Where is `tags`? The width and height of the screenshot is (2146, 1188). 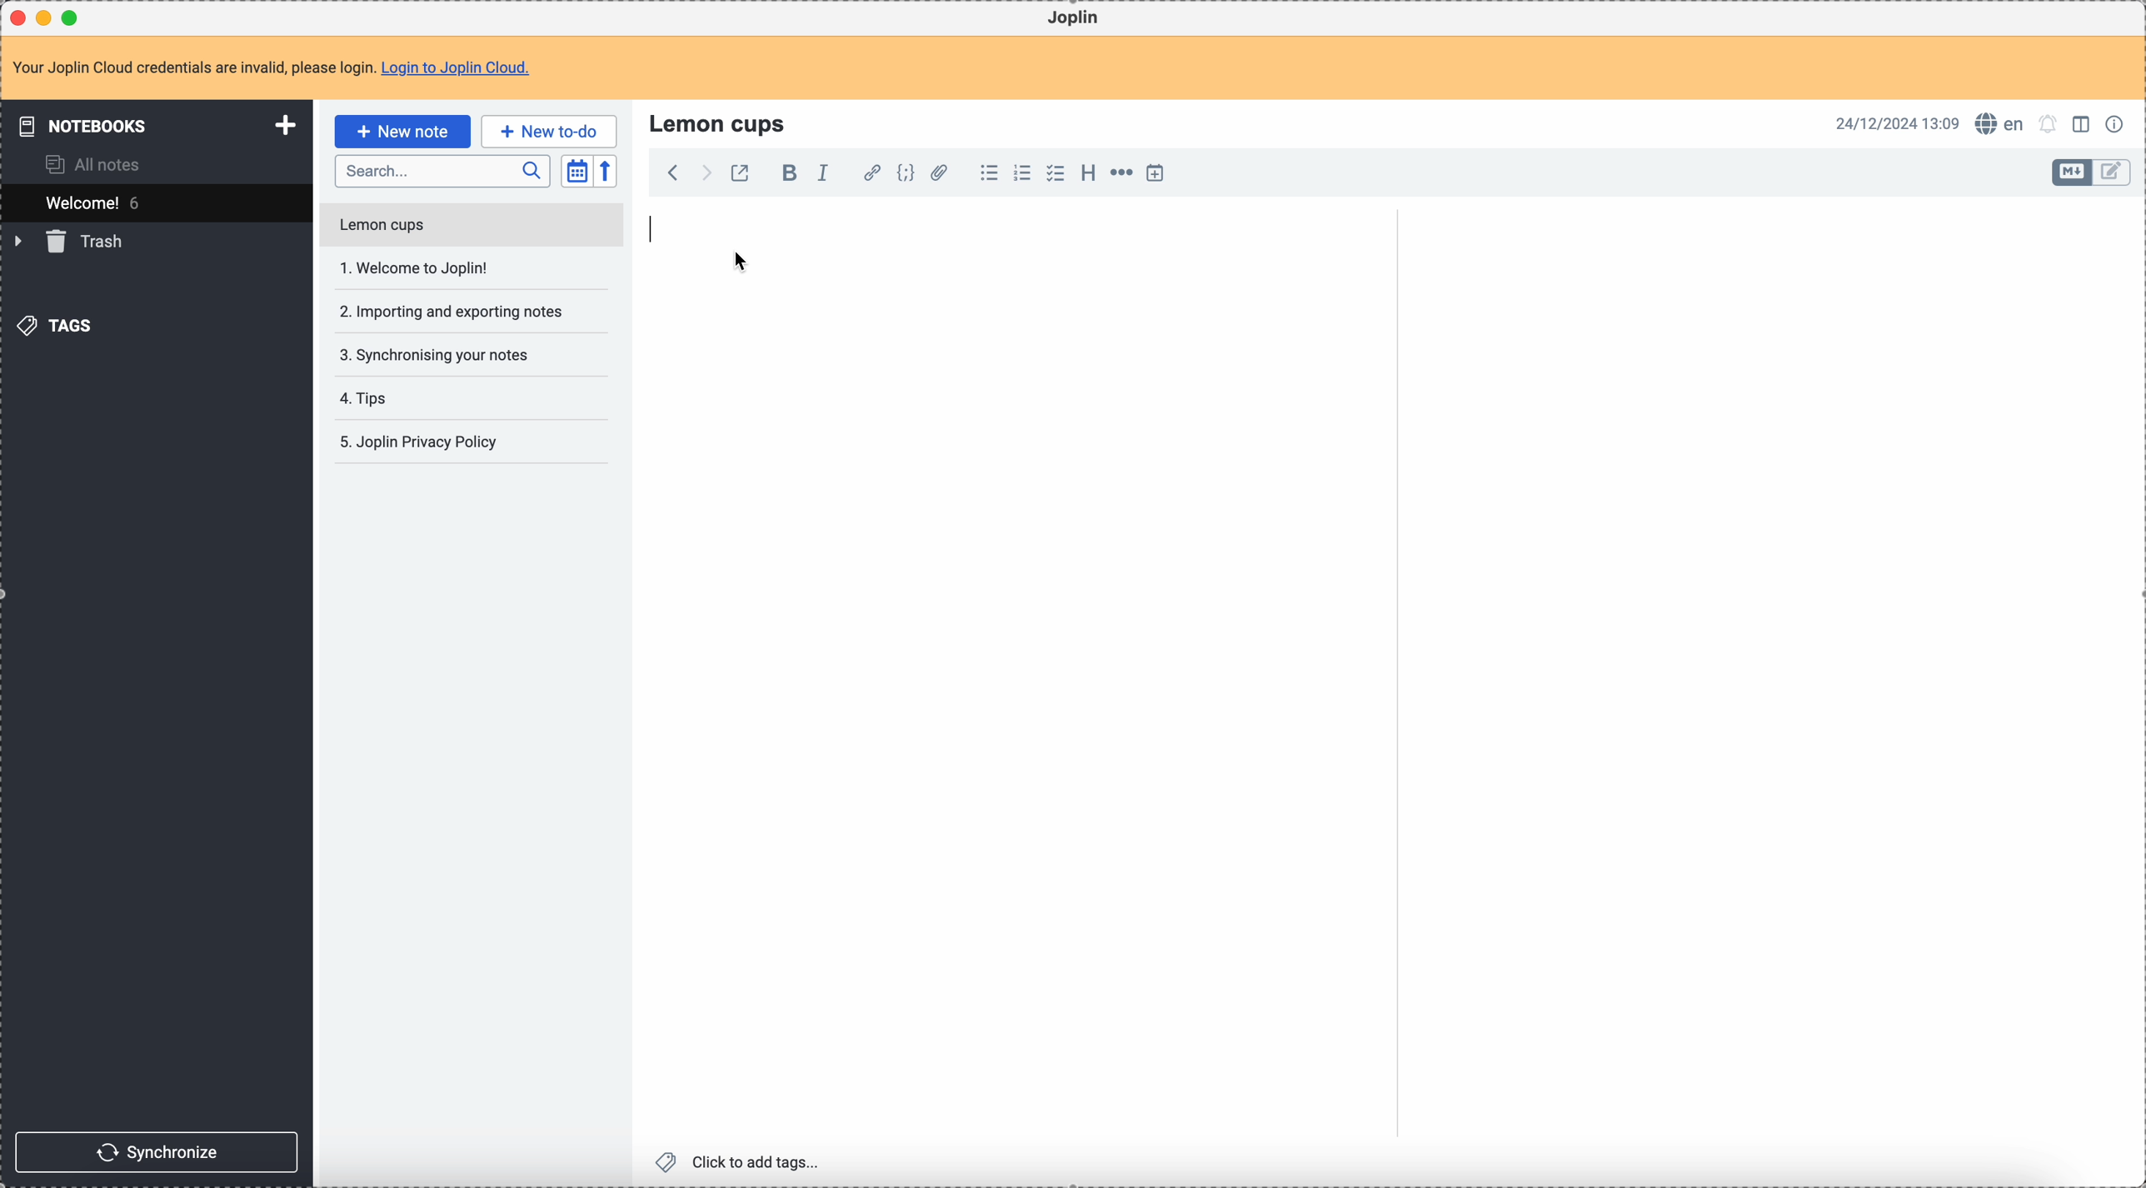
tags is located at coordinates (59, 324).